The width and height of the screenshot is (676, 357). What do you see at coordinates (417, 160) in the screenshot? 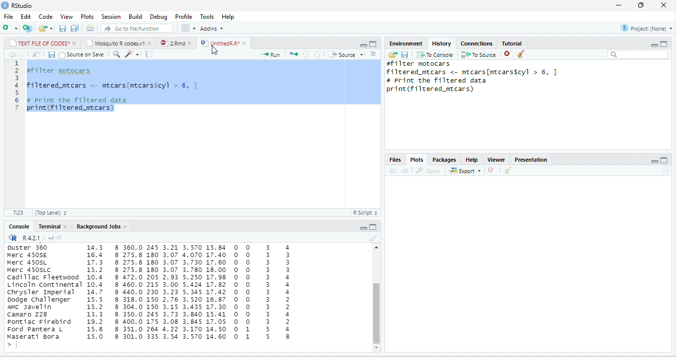
I see `Plots` at bounding box center [417, 160].